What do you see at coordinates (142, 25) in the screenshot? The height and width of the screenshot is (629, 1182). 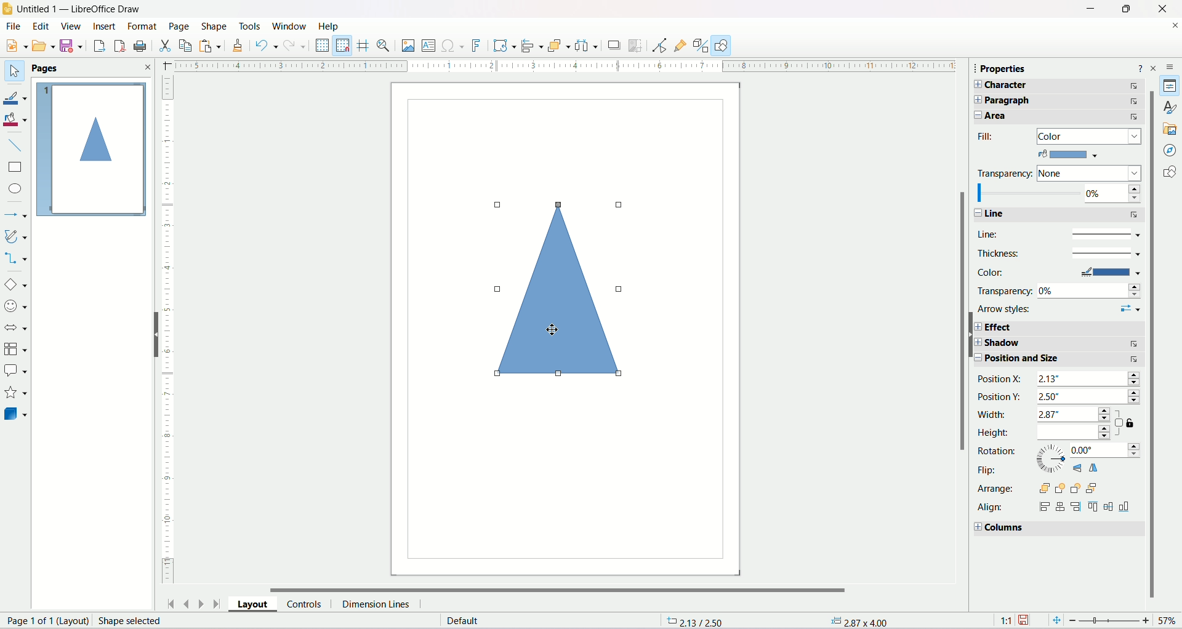 I see `Format` at bounding box center [142, 25].